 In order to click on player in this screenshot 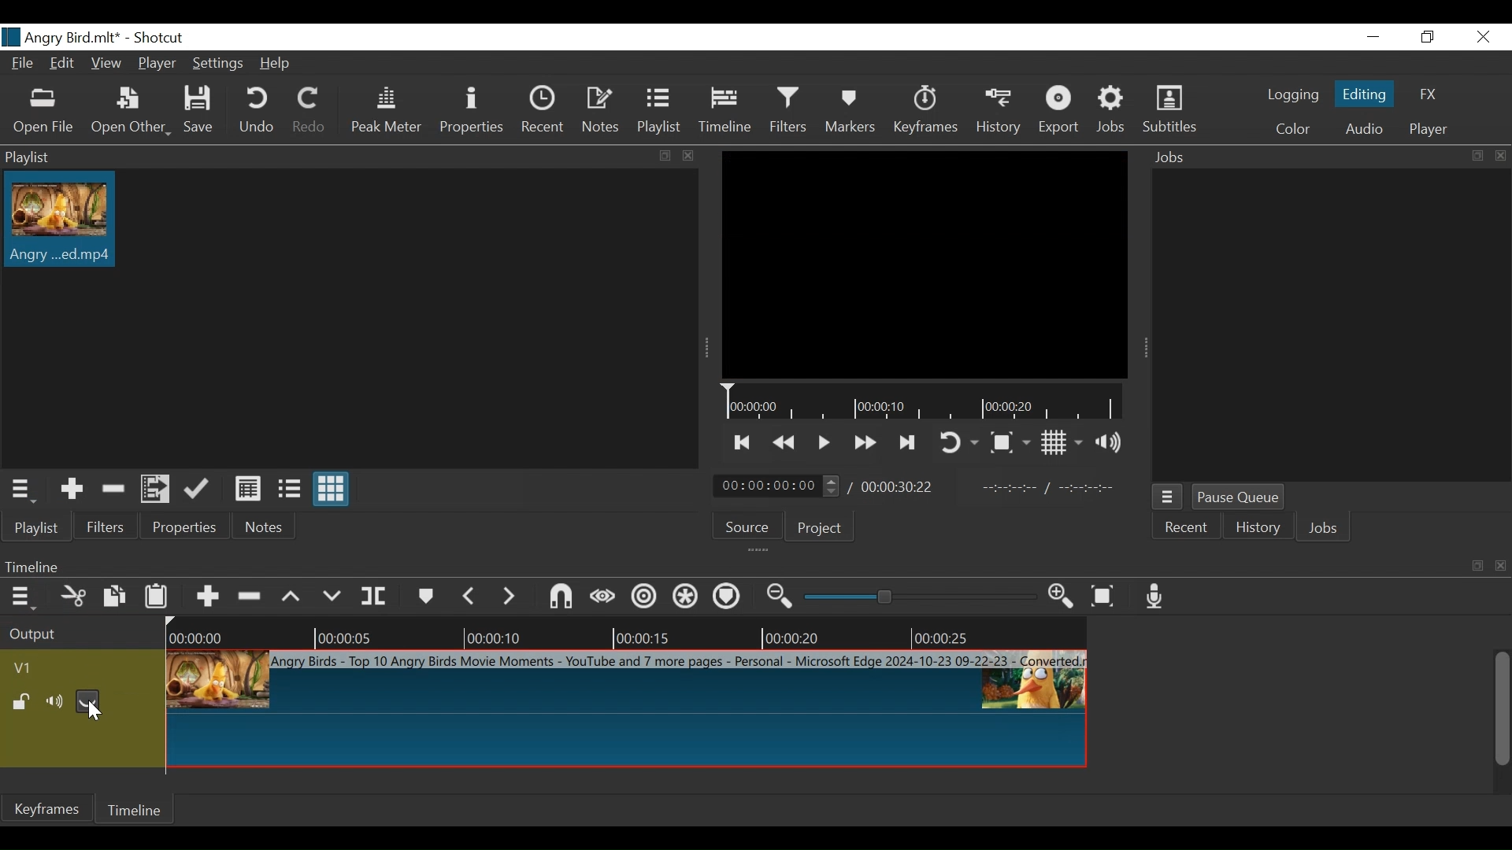, I will do `click(1429, 129)`.